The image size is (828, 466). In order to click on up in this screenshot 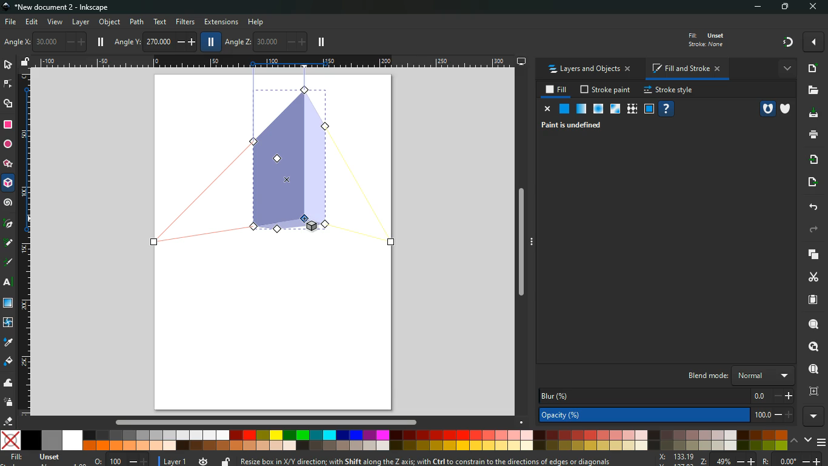, I will do `click(795, 442)`.